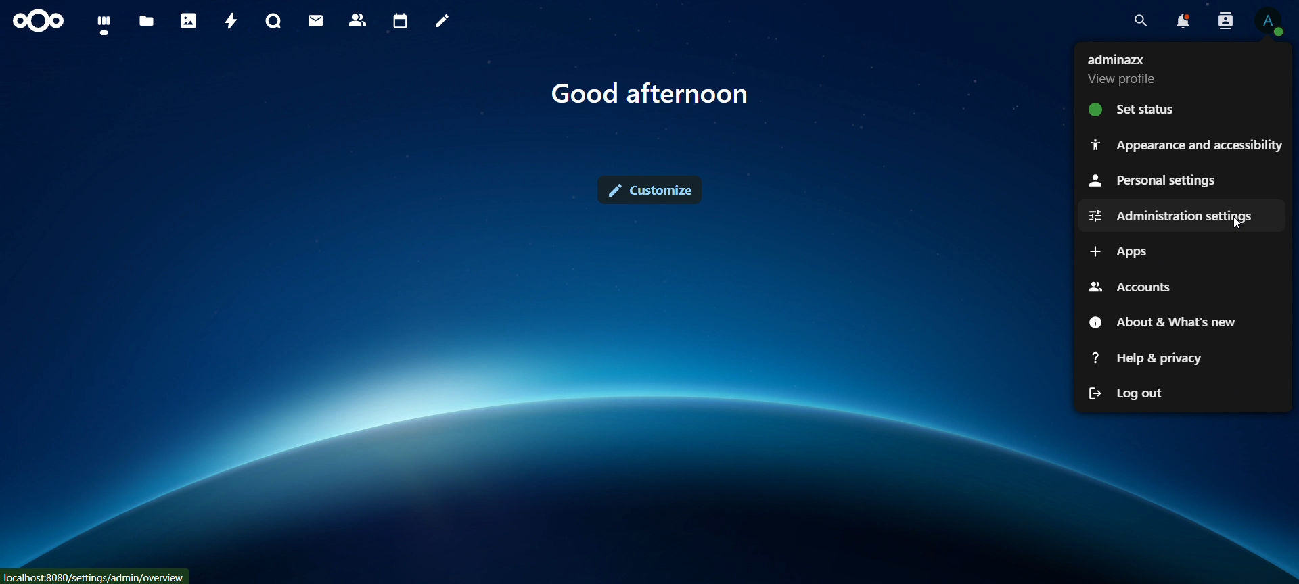 The height and width of the screenshot is (584, 1299). I want to click on notes, so click(442, 22).